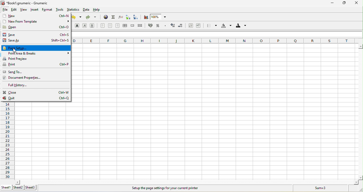 The width and height of the screenshot is (363, 192). What do you see at coordinates (31, 187) in the screenshot?
I see `sheet 3` at bounding box center [31, 187].